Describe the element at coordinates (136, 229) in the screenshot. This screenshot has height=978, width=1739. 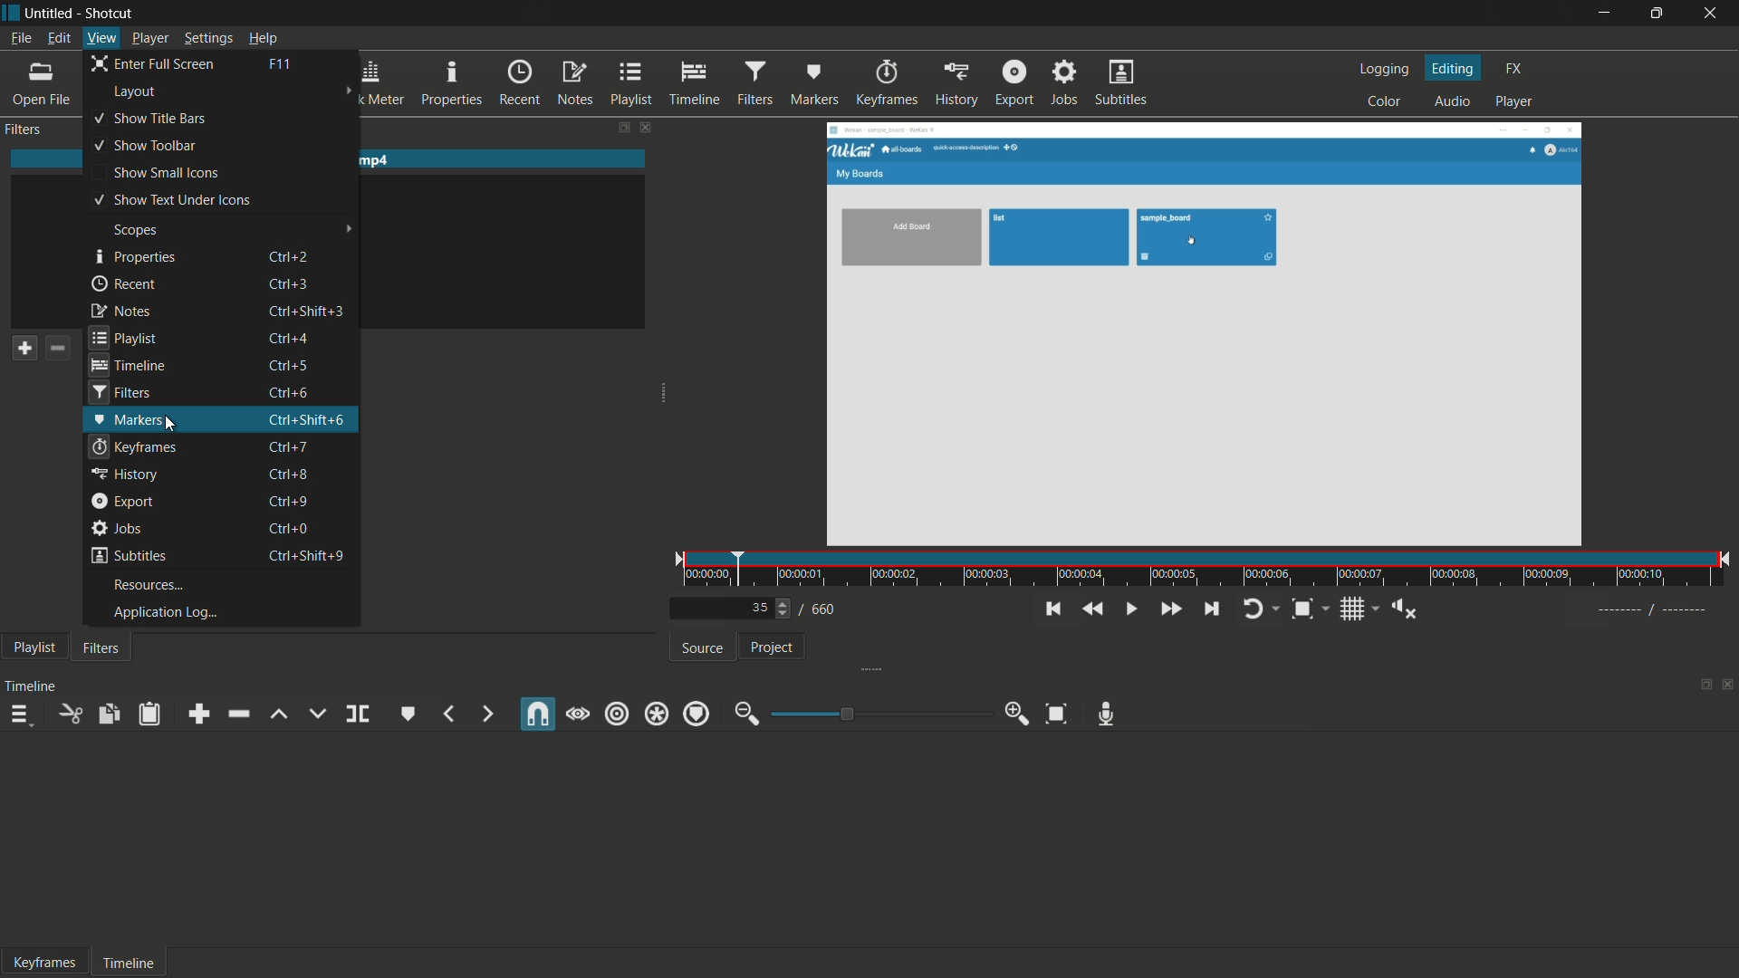
I see `scopes` at that location.